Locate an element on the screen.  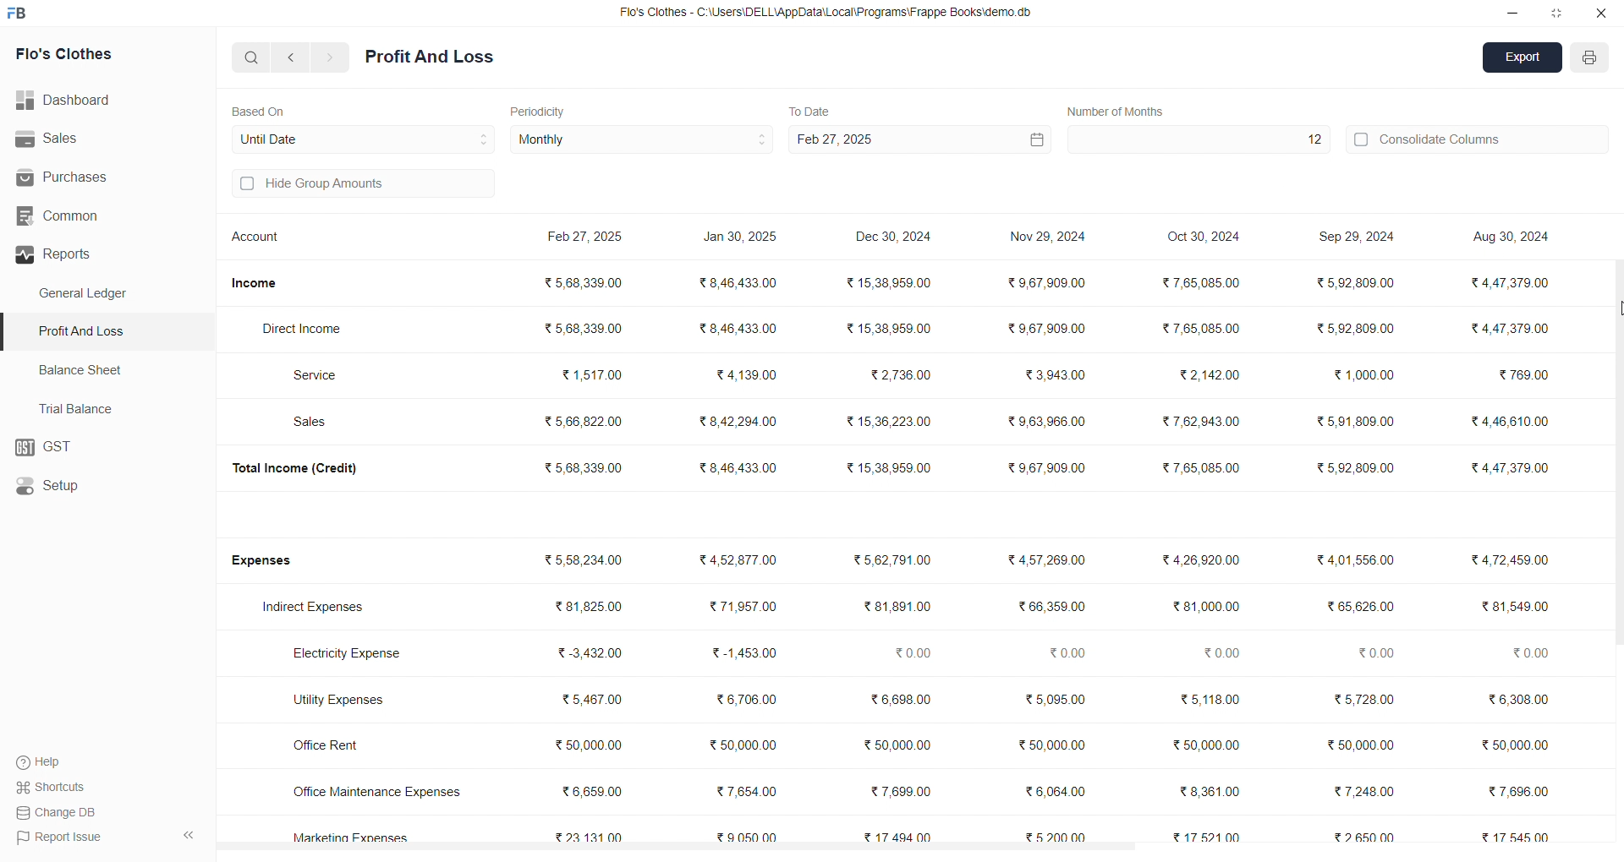
₹5,92,809.00 is located at coordinates (1356, 281).